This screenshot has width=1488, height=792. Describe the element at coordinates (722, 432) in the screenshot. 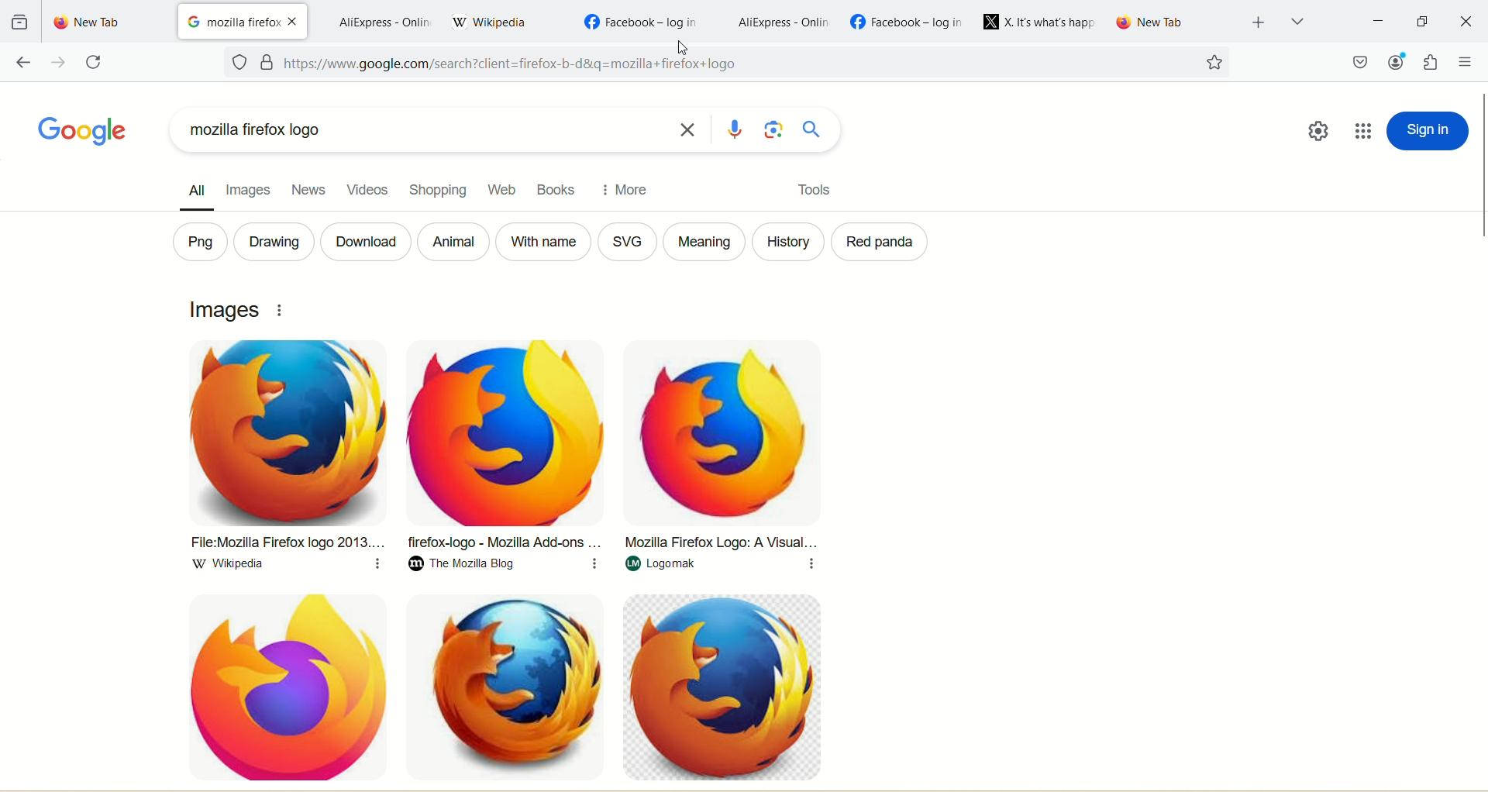

I see `image` at that location.